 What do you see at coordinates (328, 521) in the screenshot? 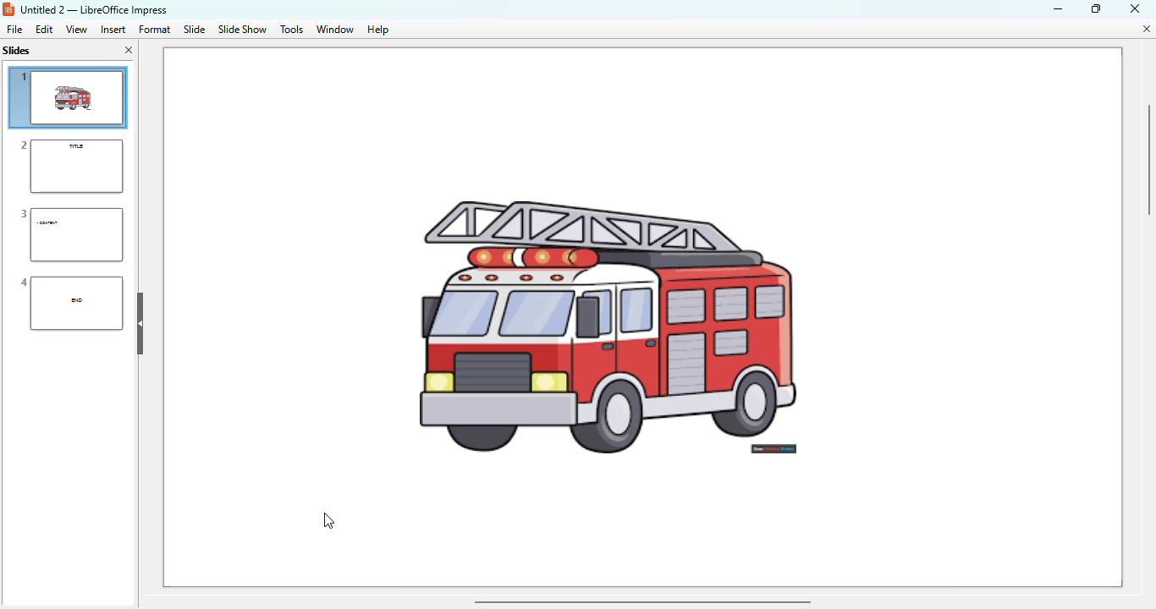
I see `cursor` at bounding box center [328, 521].